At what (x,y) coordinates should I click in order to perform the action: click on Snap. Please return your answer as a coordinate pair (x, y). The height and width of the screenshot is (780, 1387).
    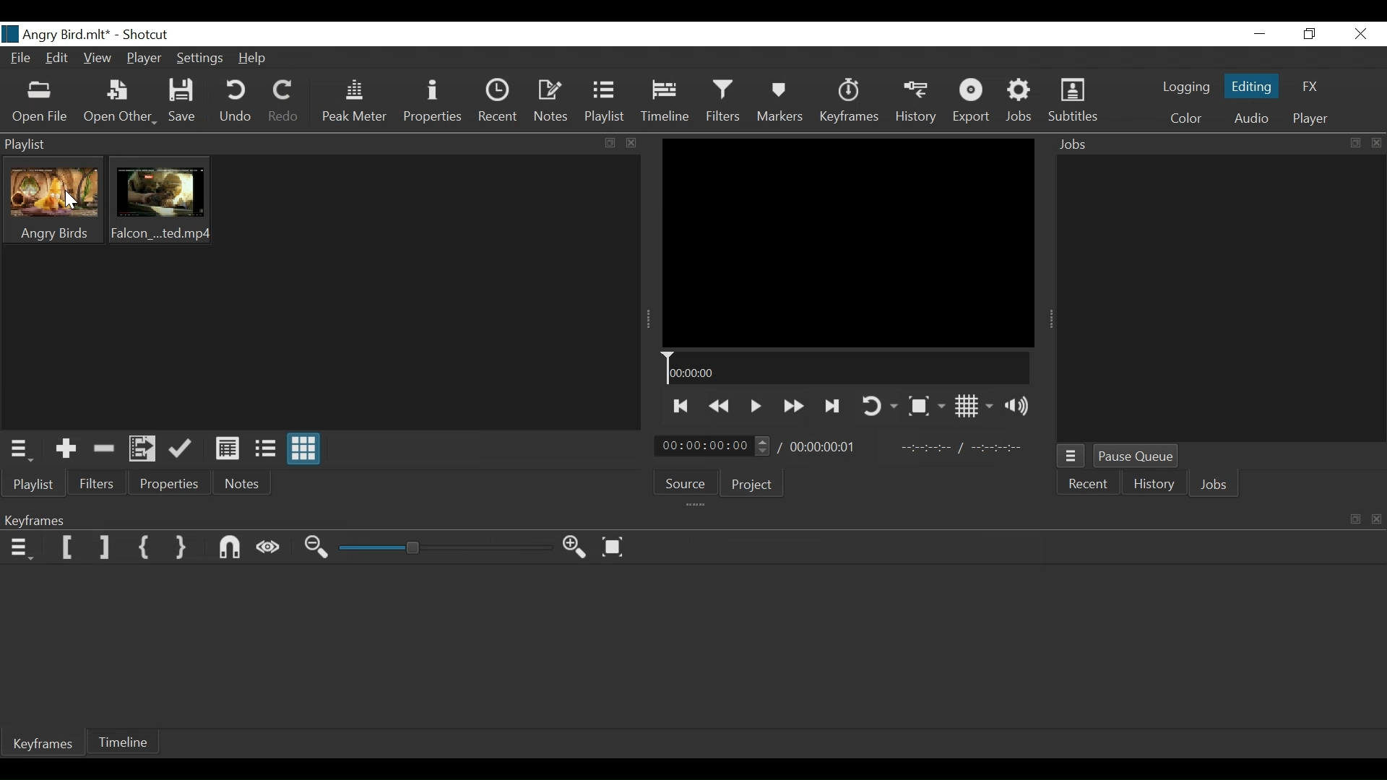
    Looking at the image, I should click on (230, 548).